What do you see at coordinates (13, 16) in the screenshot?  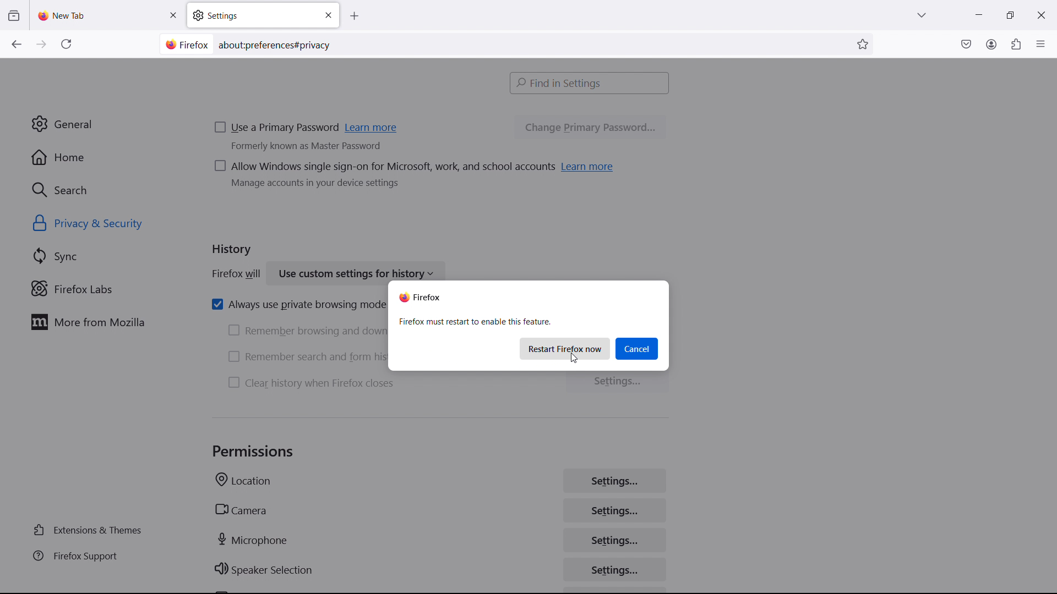 I see `view recent browsing across windows and devices` at bounding box center [13, 16].